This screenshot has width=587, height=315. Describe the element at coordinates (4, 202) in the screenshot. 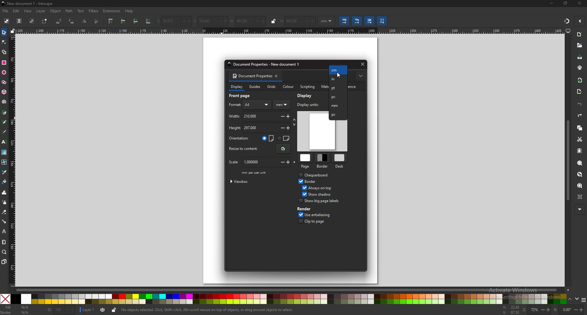

I see `spray` at that location.